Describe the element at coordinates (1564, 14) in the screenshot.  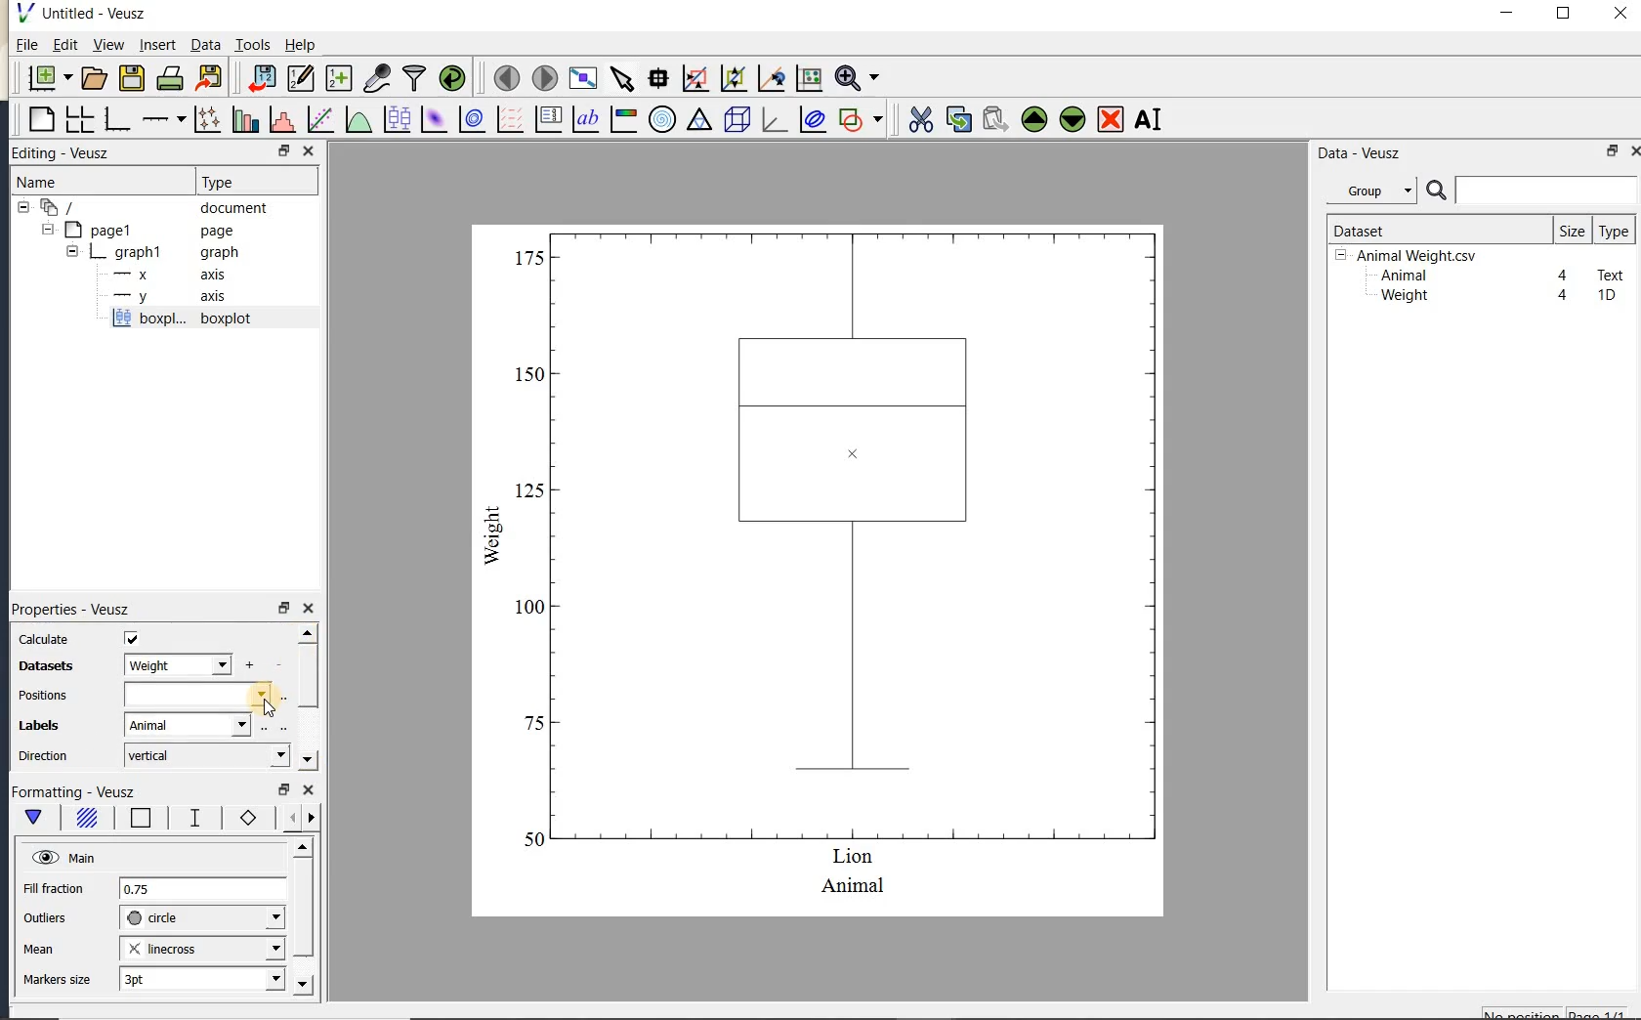
I see `maximize` at that location.